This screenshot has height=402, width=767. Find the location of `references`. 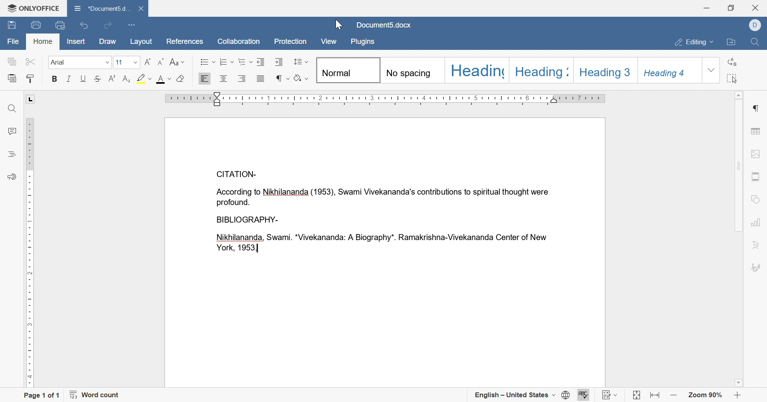

references is located at coordinates (185, 42).